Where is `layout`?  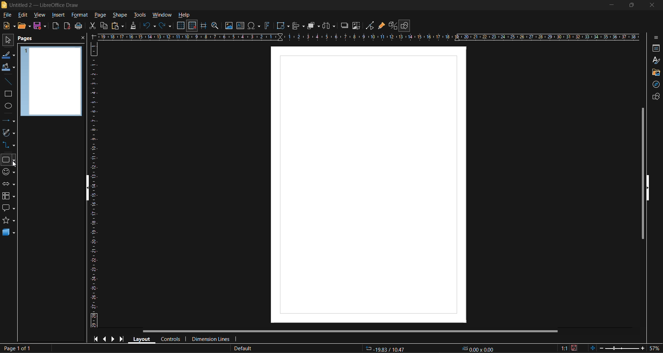
layout is located at coordinates (140, 338).